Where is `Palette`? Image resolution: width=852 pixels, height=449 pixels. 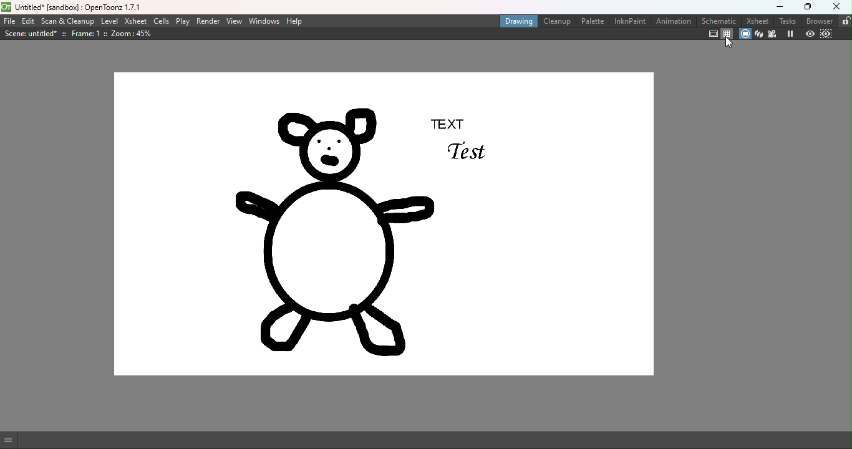
Palette is located at coordinates (591, 22).